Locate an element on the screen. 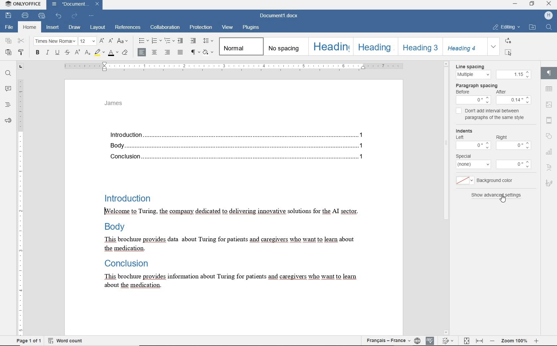 The width and height of the screenshot is (557, 346). normal is located at coordinates (241, 46).